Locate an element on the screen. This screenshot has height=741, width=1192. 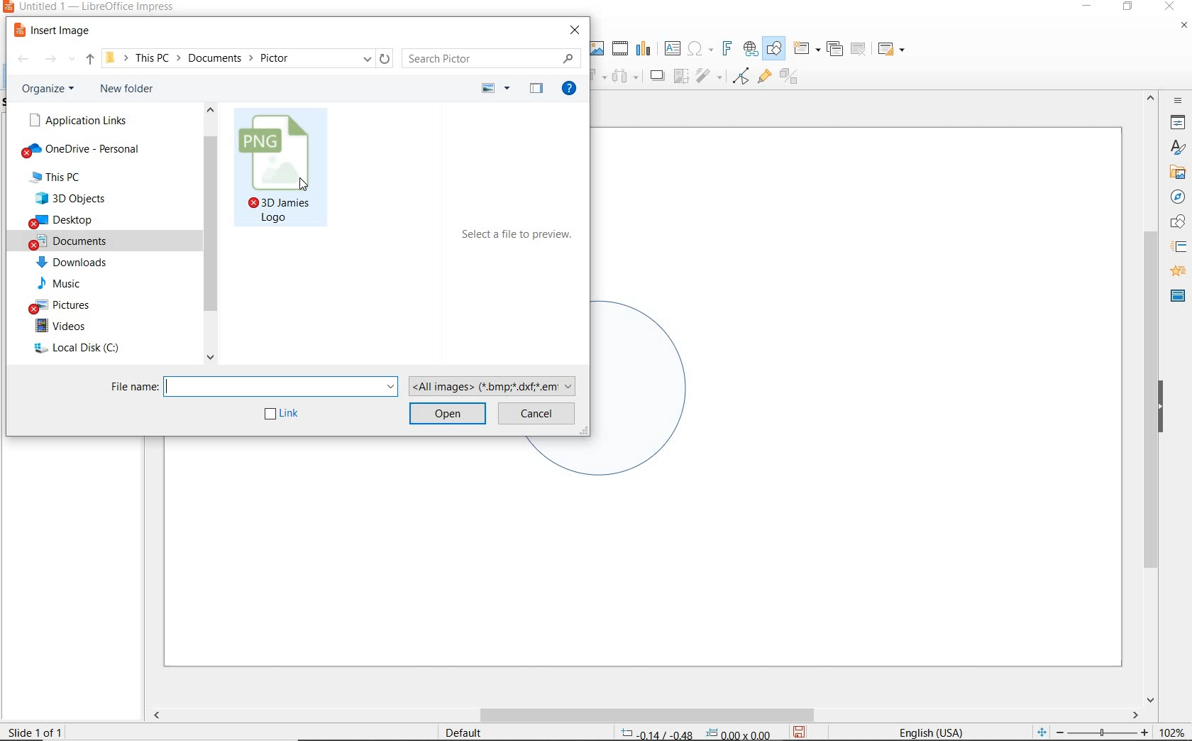
insert video is located at coordinates (619, 48).